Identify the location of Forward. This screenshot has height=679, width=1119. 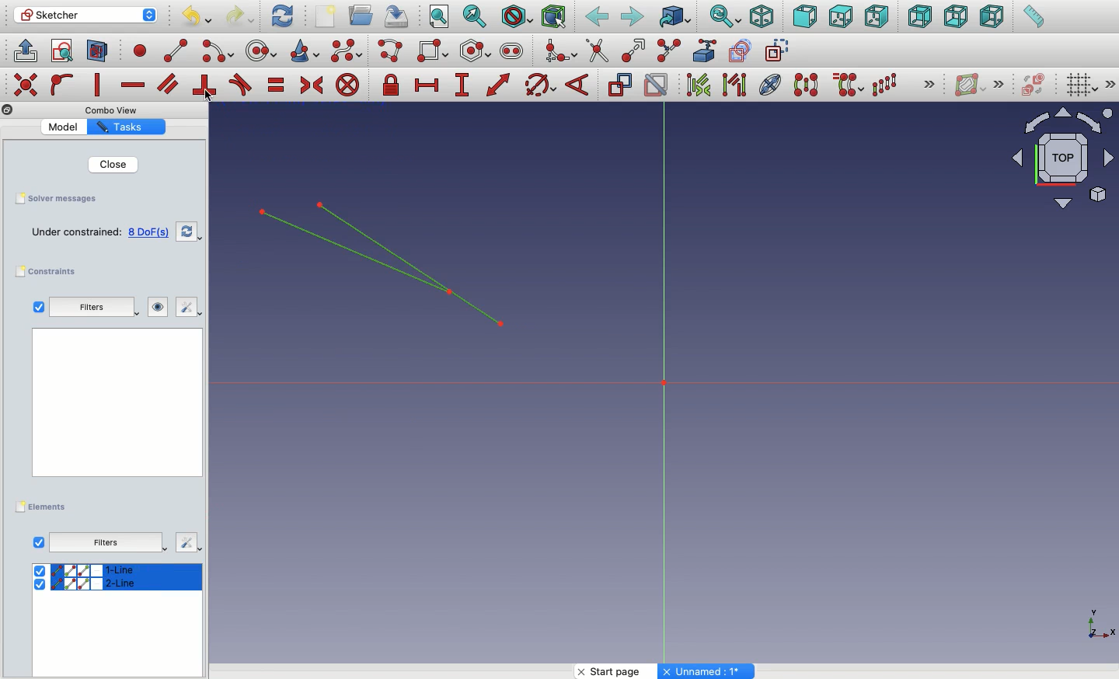
(633, 18).